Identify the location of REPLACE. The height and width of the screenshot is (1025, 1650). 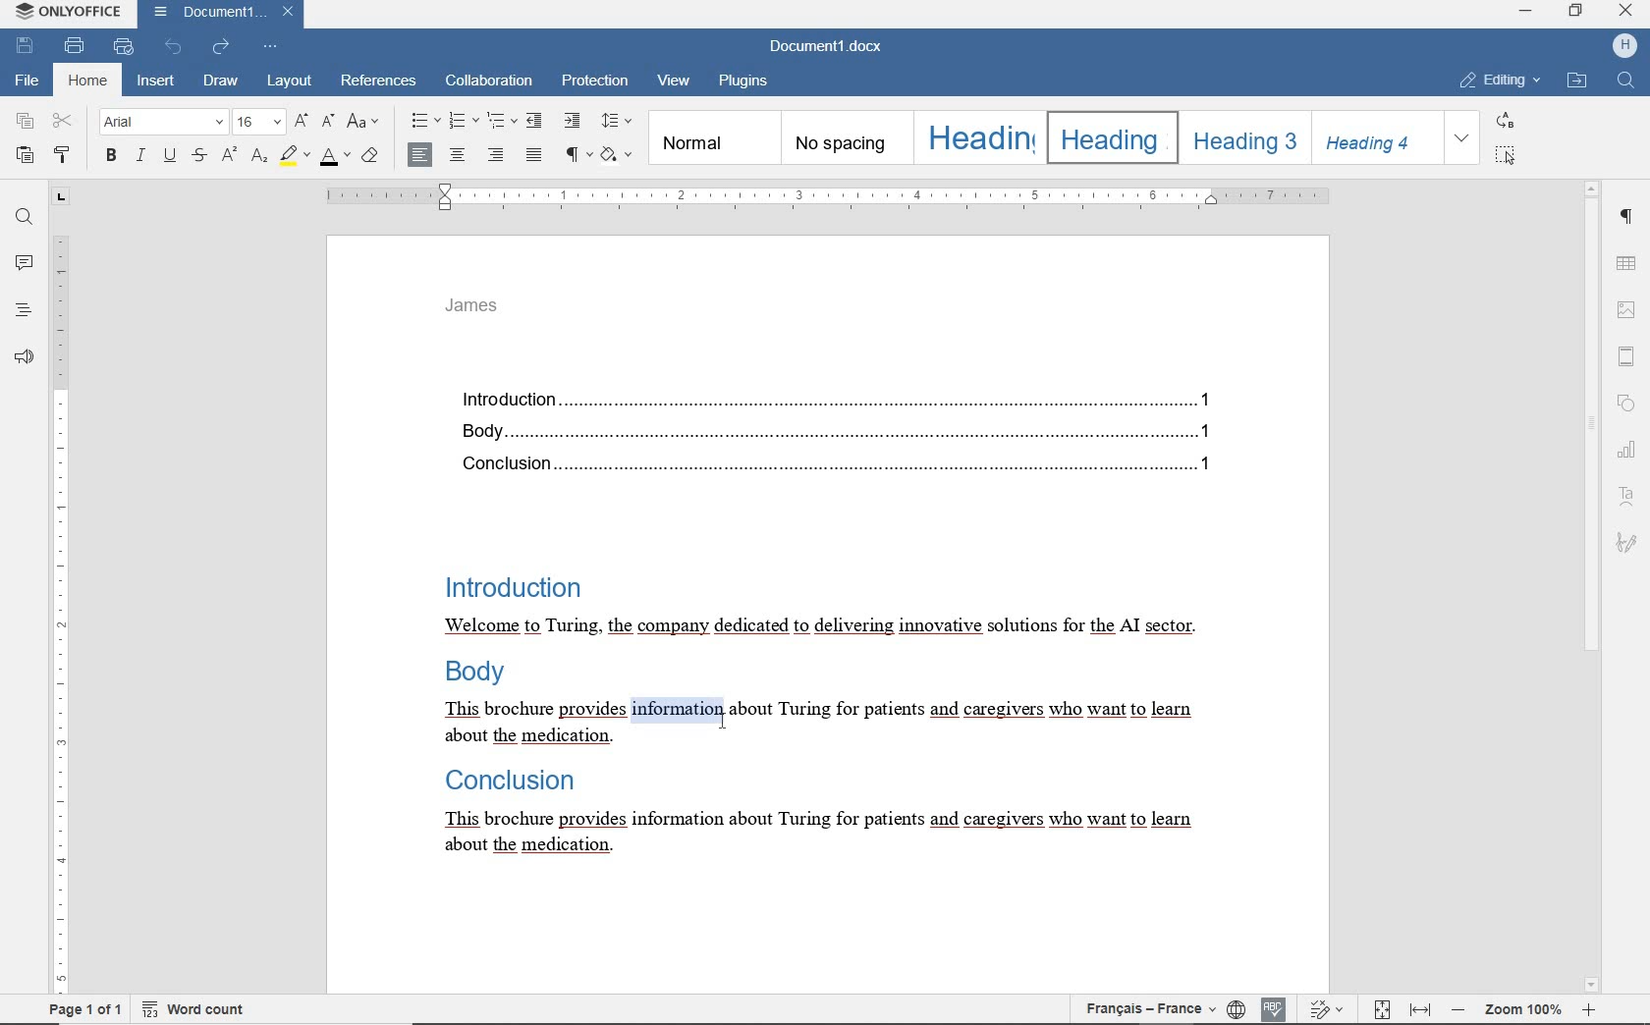
(1504, 120).